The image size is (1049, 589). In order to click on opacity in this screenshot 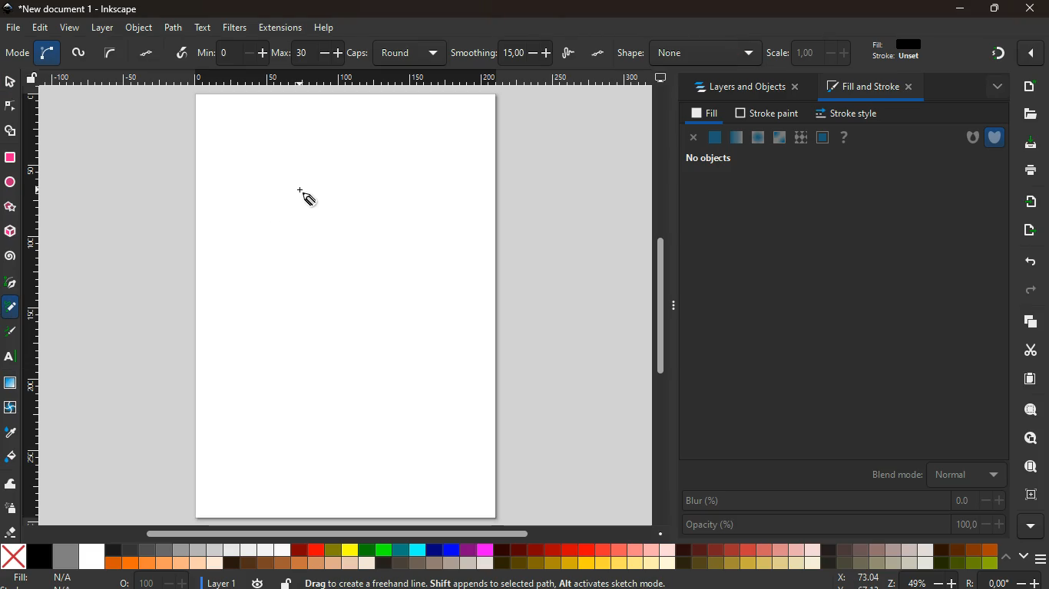, I will do `click(759, 138)`.